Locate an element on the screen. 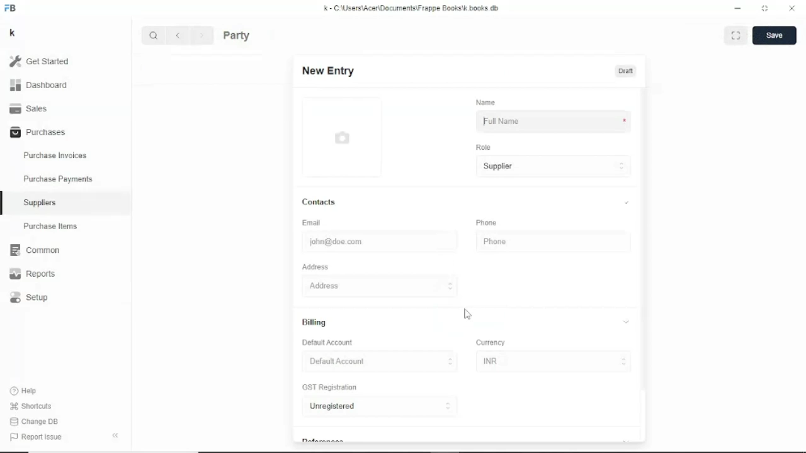 The image size is (806, 453). Cursor is located at coordinates (484, 122).